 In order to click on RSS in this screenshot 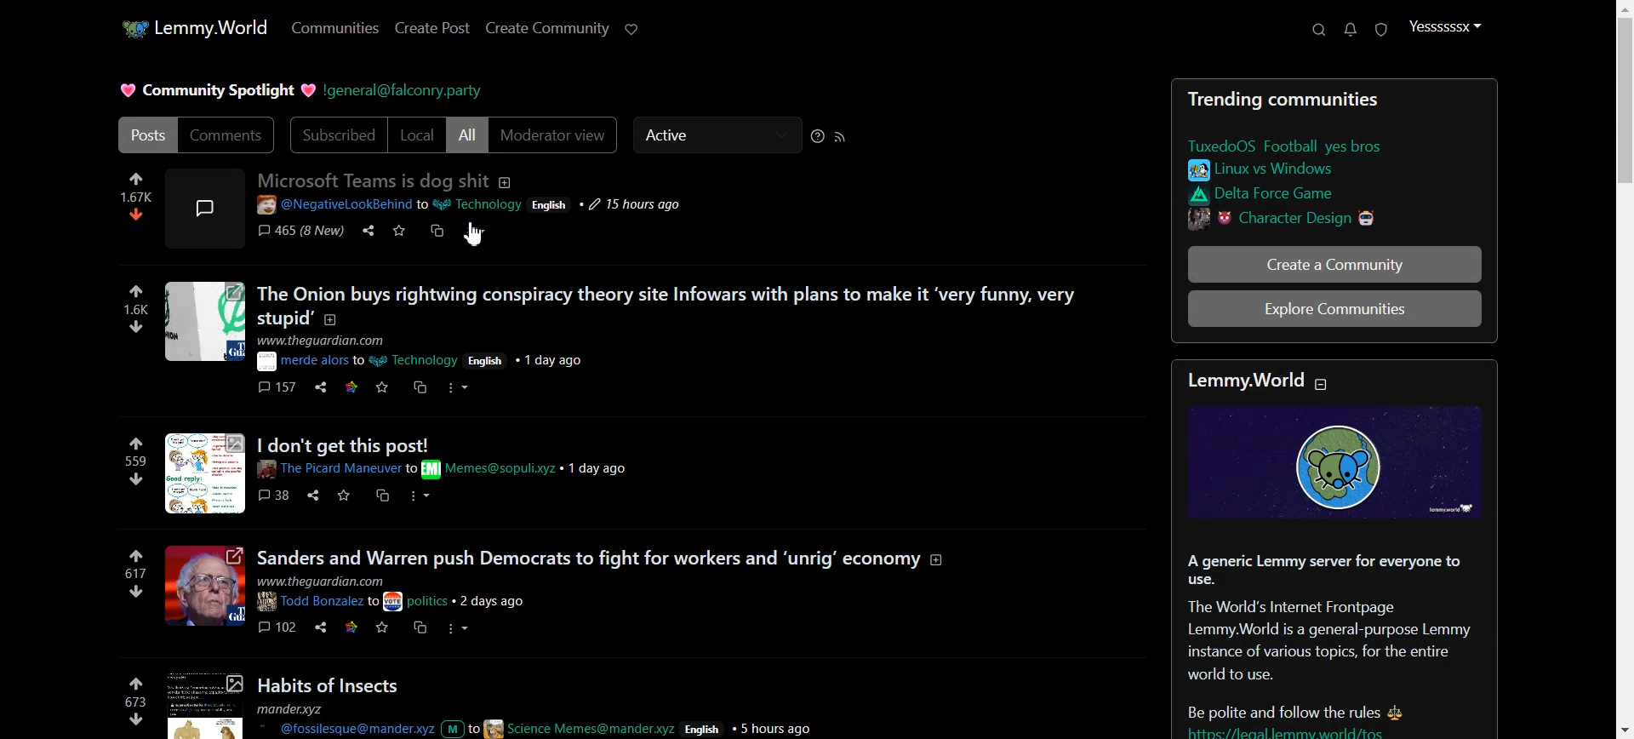, I will do `click(842, 135)`.